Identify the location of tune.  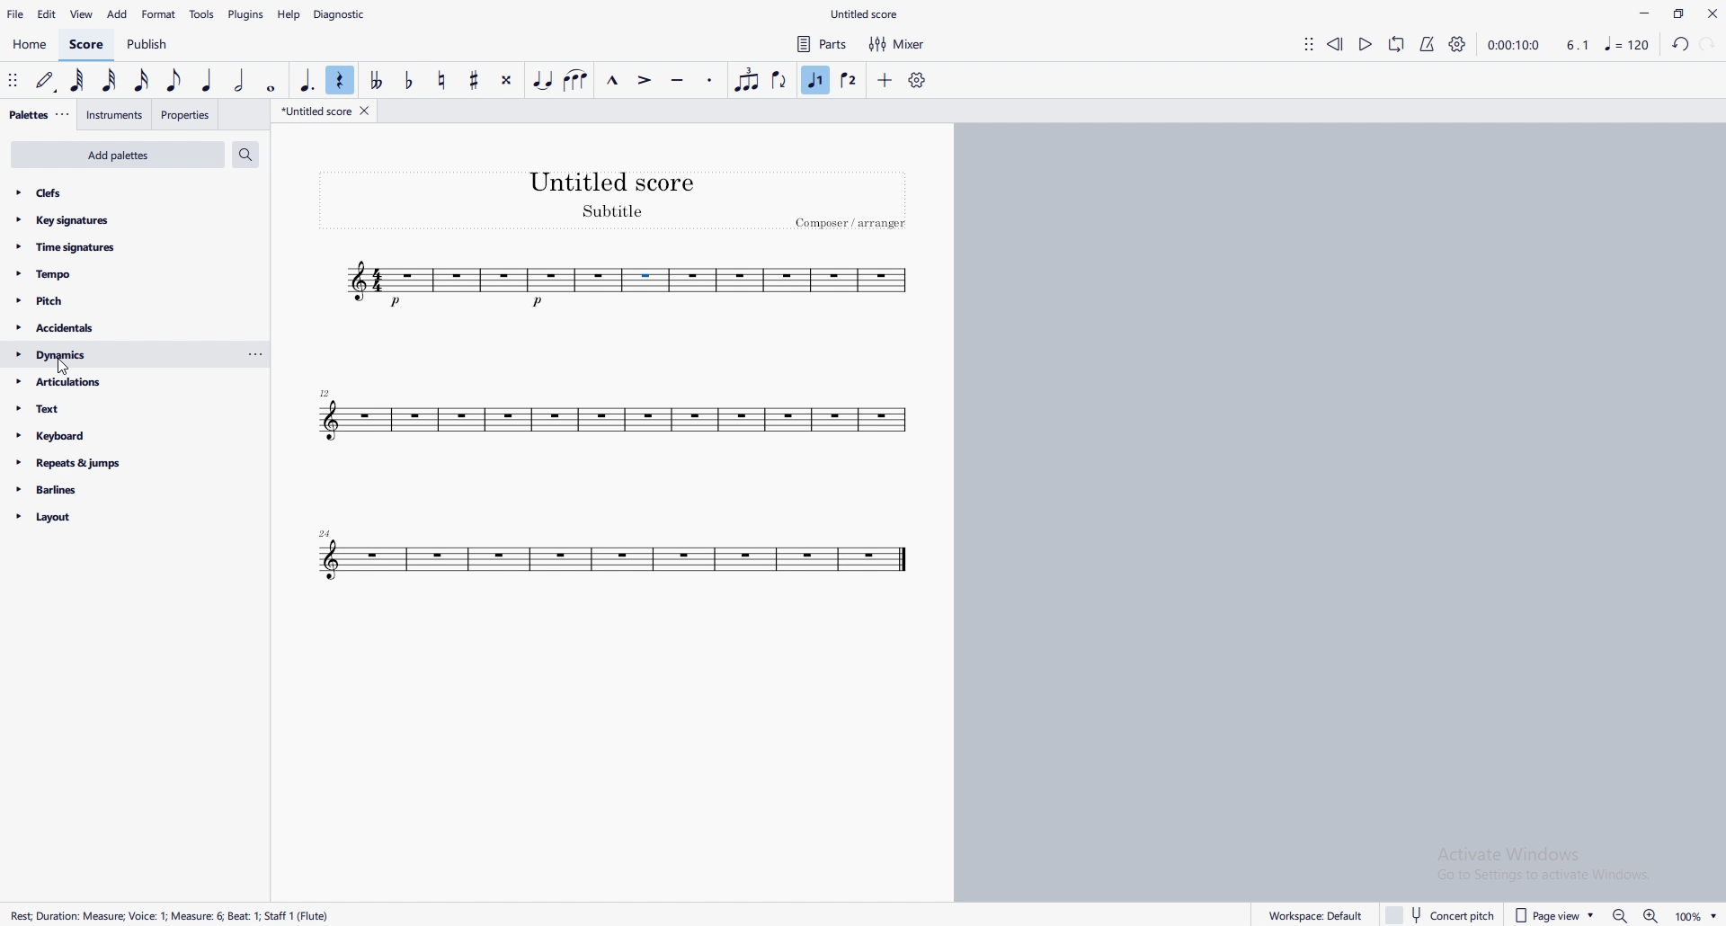
(616, 417).